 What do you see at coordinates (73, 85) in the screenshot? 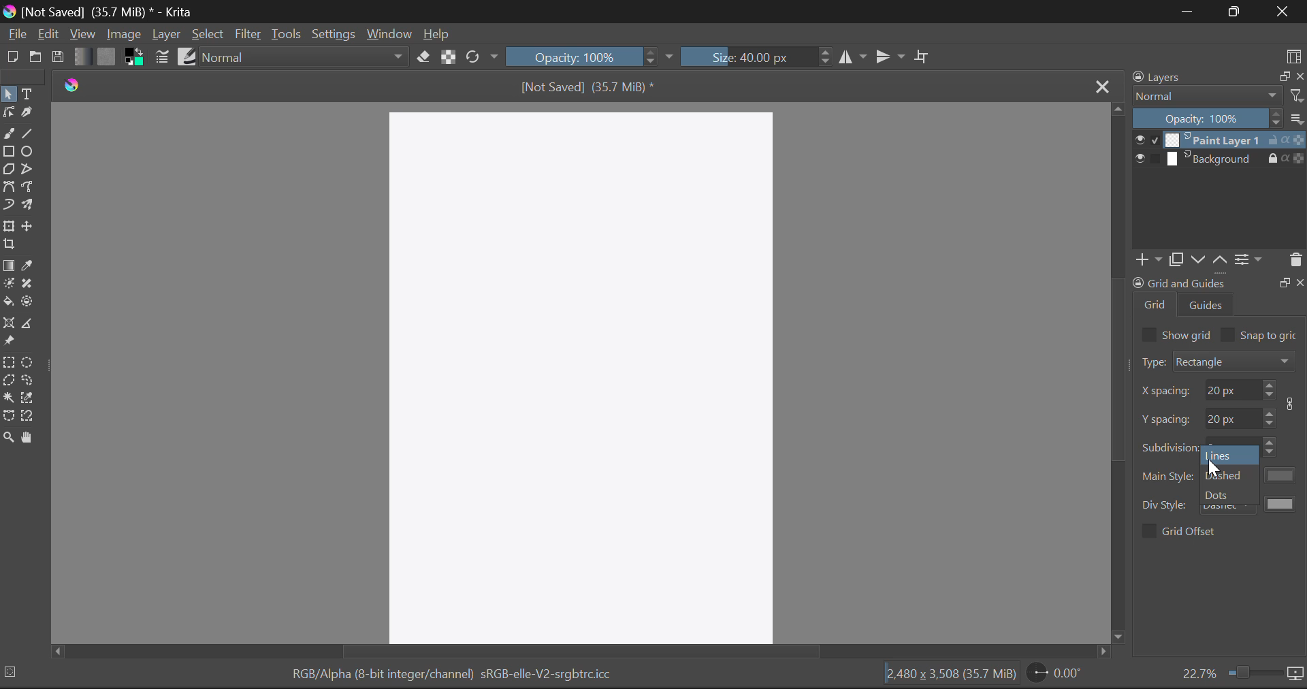
I see `Krita Logo` at bounding box center [73, 85].